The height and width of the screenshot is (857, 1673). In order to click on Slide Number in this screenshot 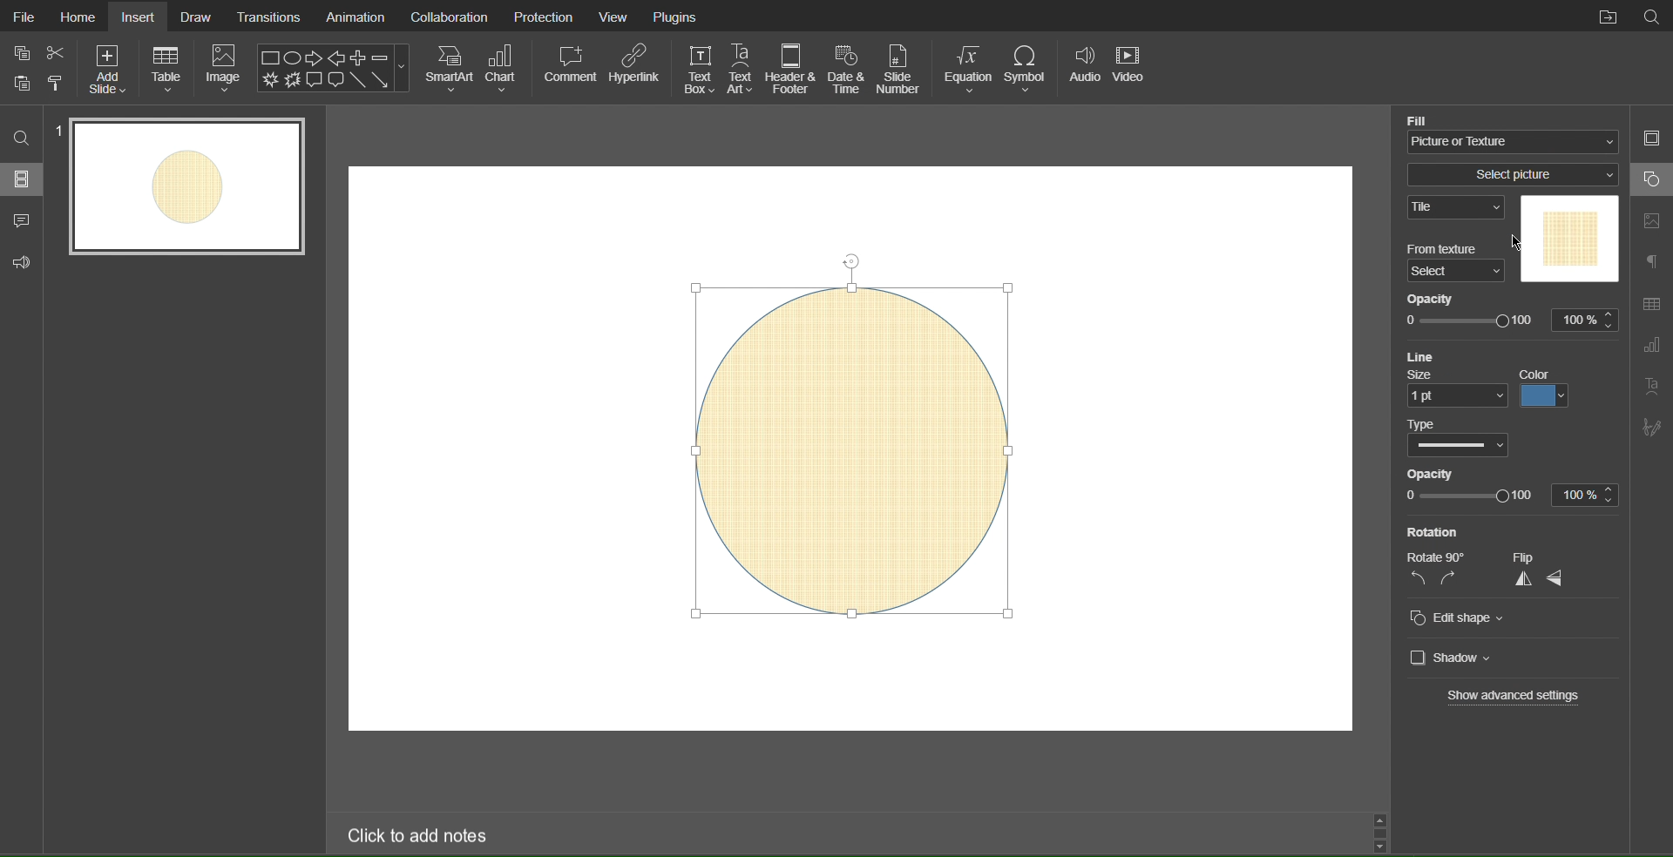, I will do `click(899, 69)`.